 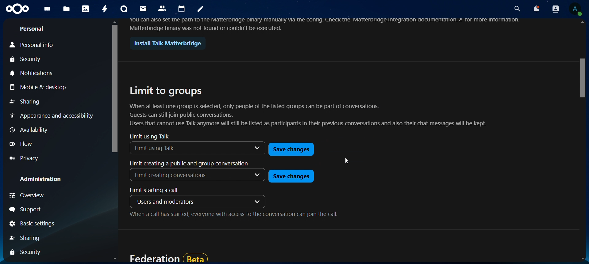 I want to click on contacts, so click(x=163, y=8).